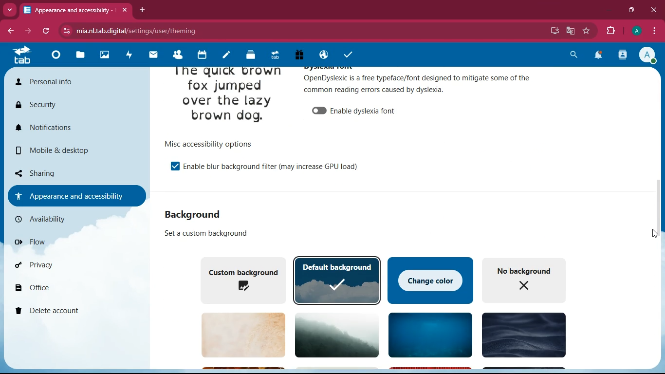 The image size is (665, 374). I want to click on background, so click(522, 337).